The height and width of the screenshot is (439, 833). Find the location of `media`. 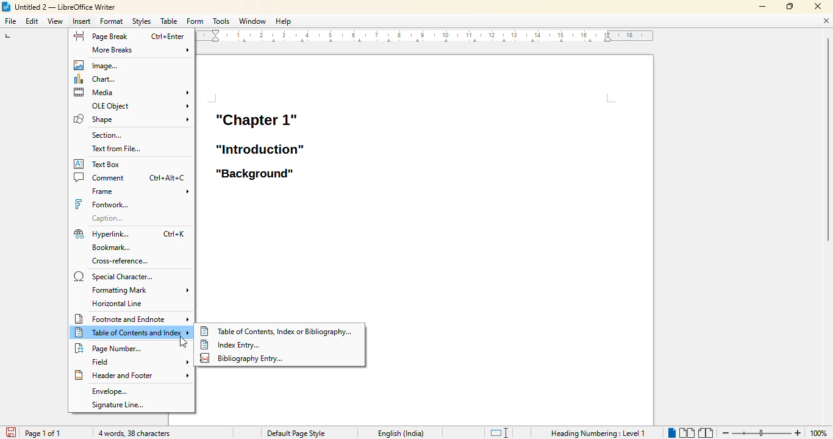

media is located at coordinates (132, 93).